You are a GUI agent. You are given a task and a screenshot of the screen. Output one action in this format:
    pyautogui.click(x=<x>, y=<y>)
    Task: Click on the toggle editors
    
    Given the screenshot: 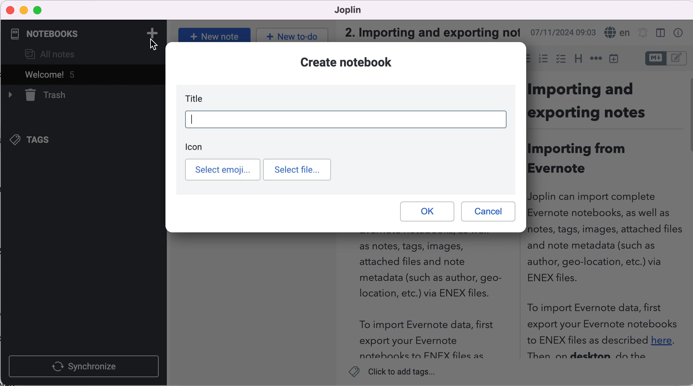 What is the action you would take?
    pyautogui.click(x=666, y=59)
    